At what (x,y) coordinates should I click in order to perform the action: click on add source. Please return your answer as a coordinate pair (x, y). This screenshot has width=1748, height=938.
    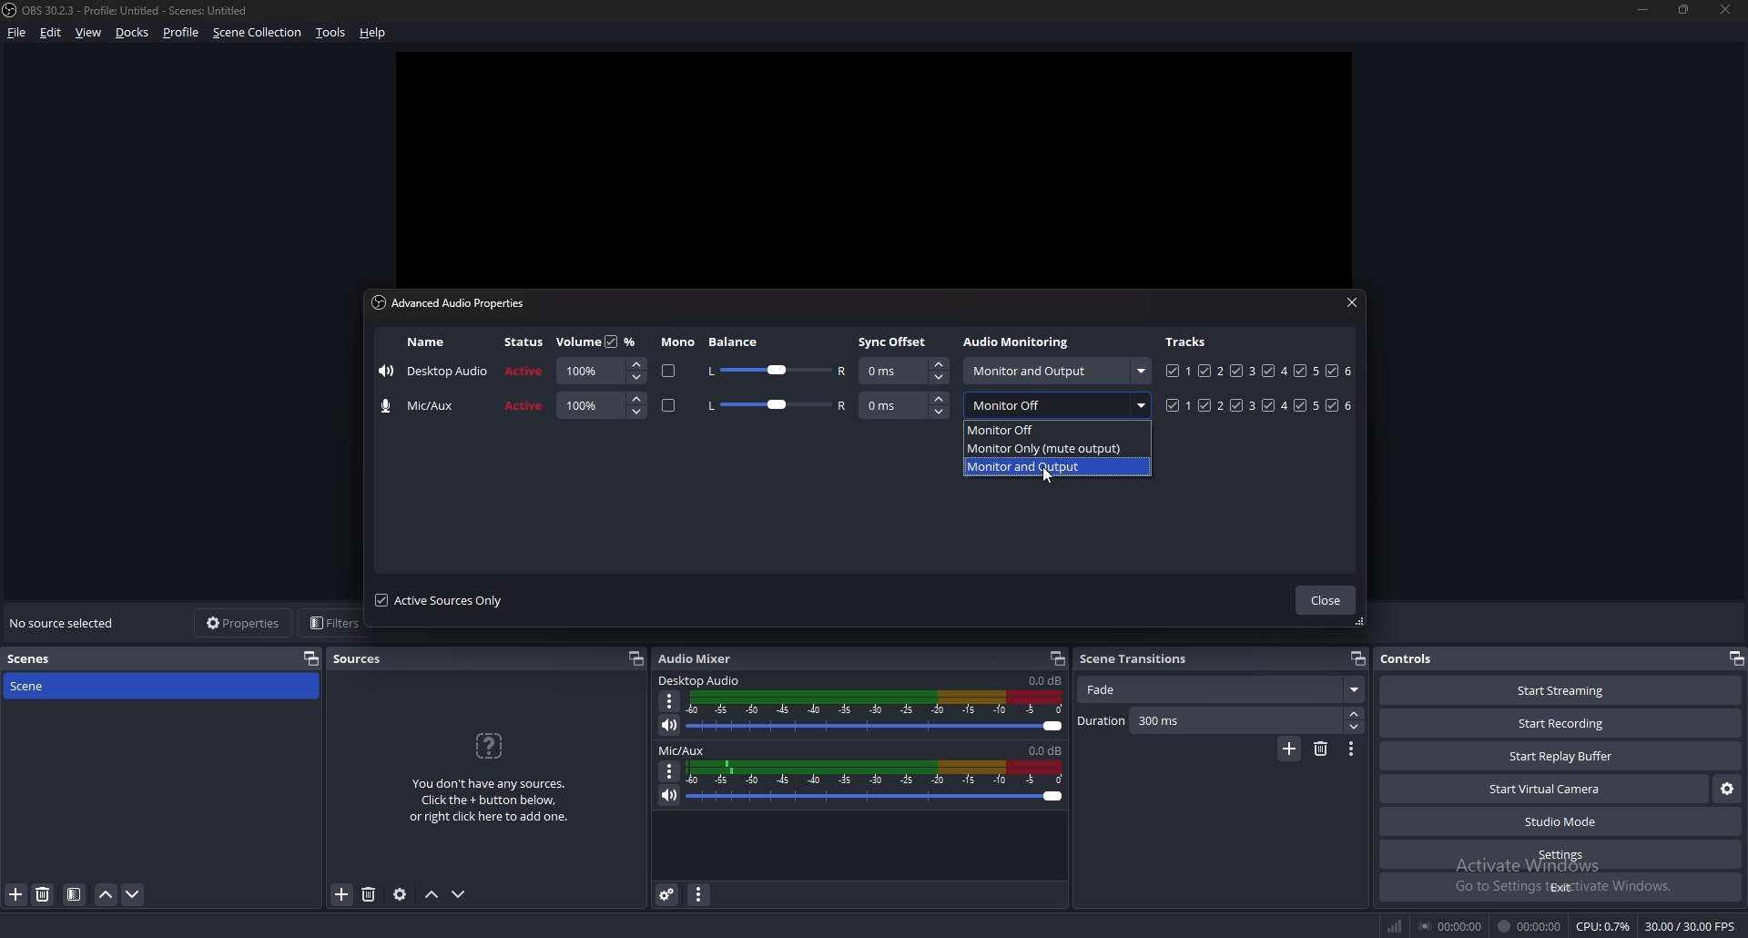
    Looking at the image, I should click on (342, 894).